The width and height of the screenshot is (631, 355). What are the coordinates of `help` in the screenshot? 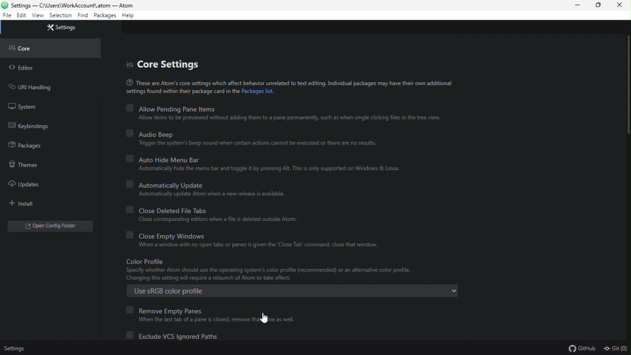 It's located at (129, 16).